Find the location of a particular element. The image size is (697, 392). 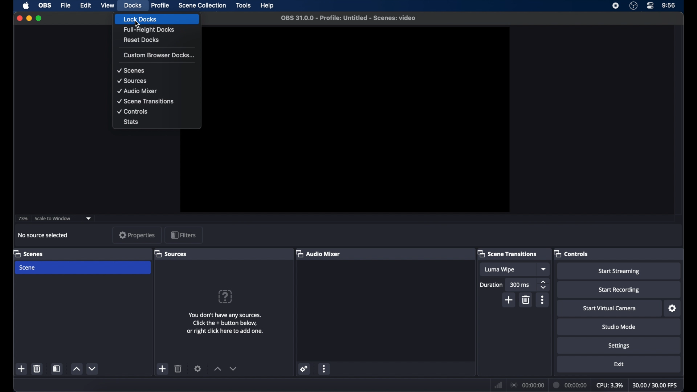

minimize is located at coordinates (29, 18).